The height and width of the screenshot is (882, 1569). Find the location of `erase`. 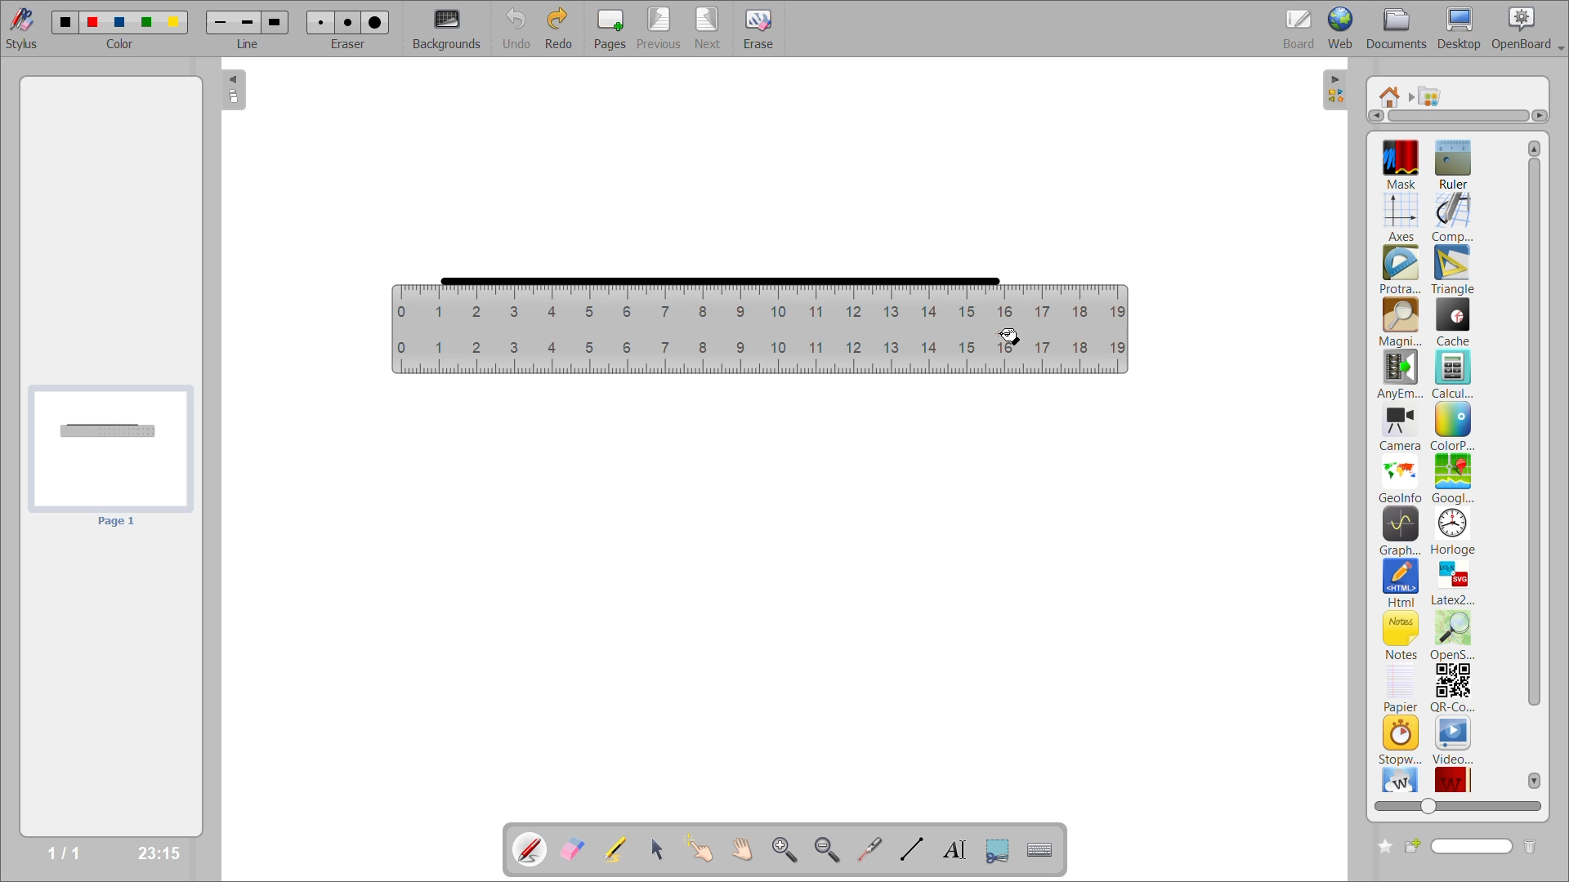

erase is located at coordinates (765, 29).